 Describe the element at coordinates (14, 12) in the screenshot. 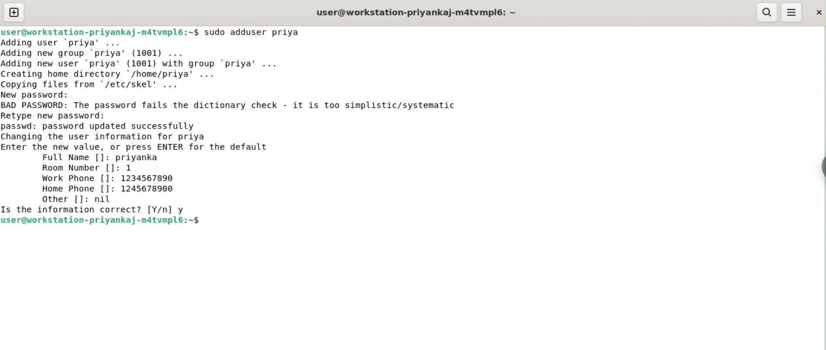

I see `new tab` at that location.